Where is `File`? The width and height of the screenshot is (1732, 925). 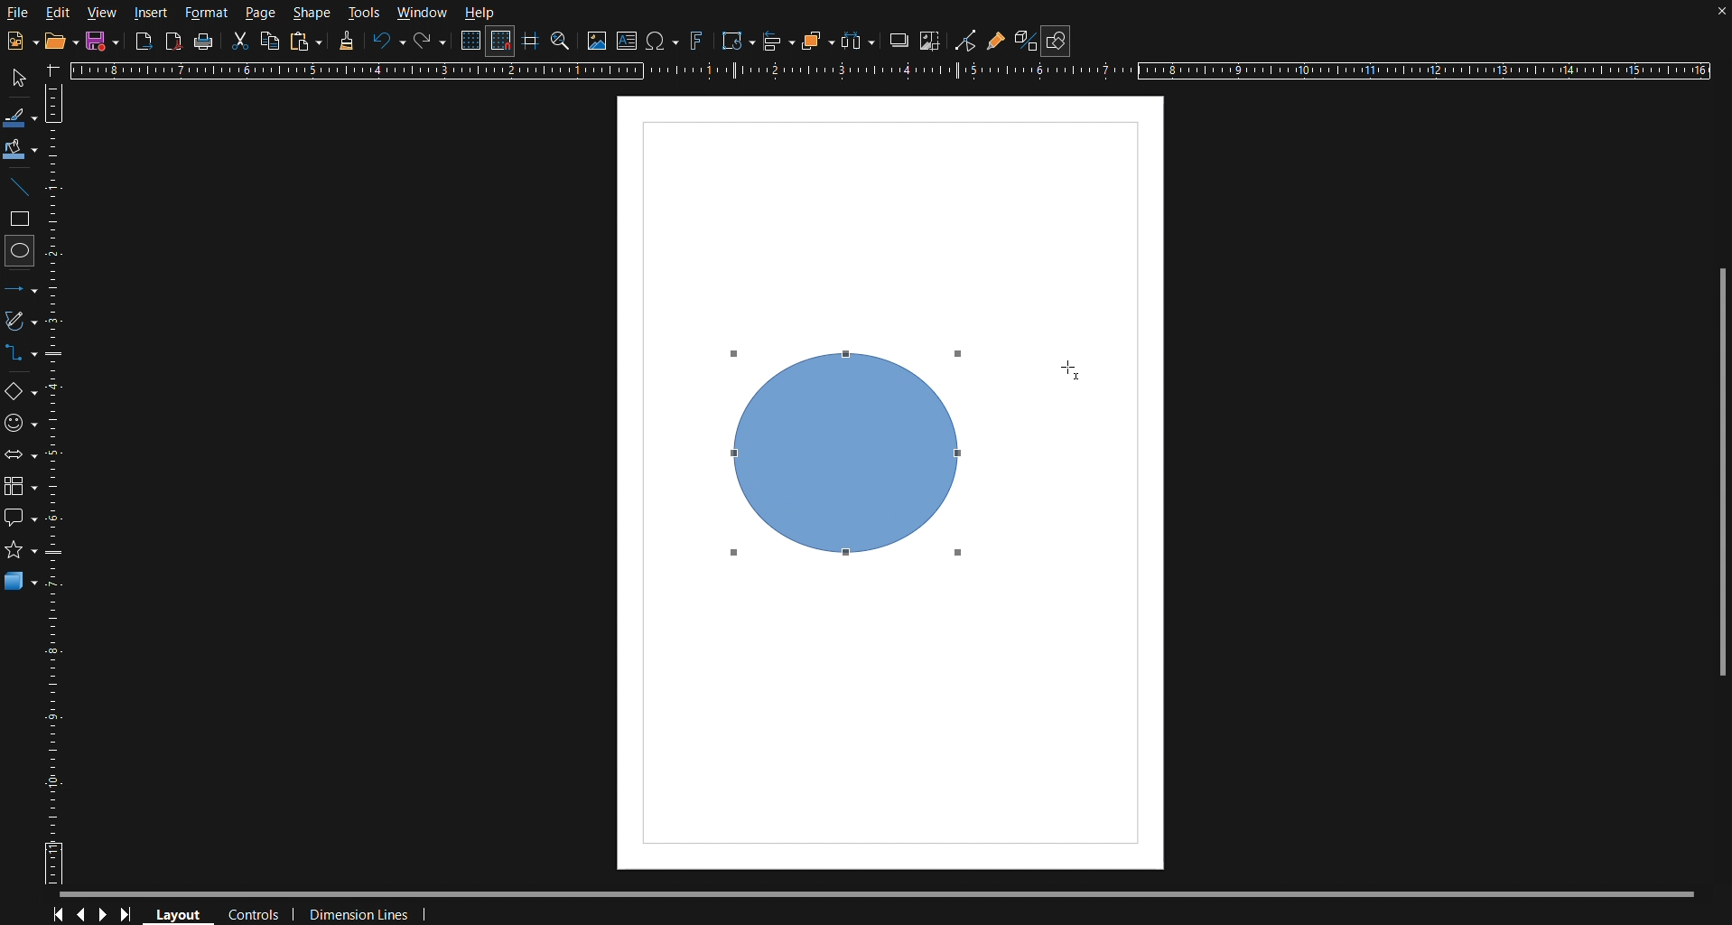
File is located at coordinates (20, 15).